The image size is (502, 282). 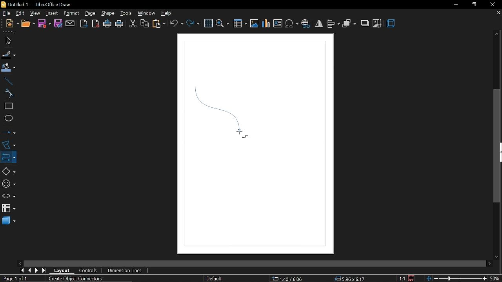 I want to click on edit, so click(x=20, y=13).